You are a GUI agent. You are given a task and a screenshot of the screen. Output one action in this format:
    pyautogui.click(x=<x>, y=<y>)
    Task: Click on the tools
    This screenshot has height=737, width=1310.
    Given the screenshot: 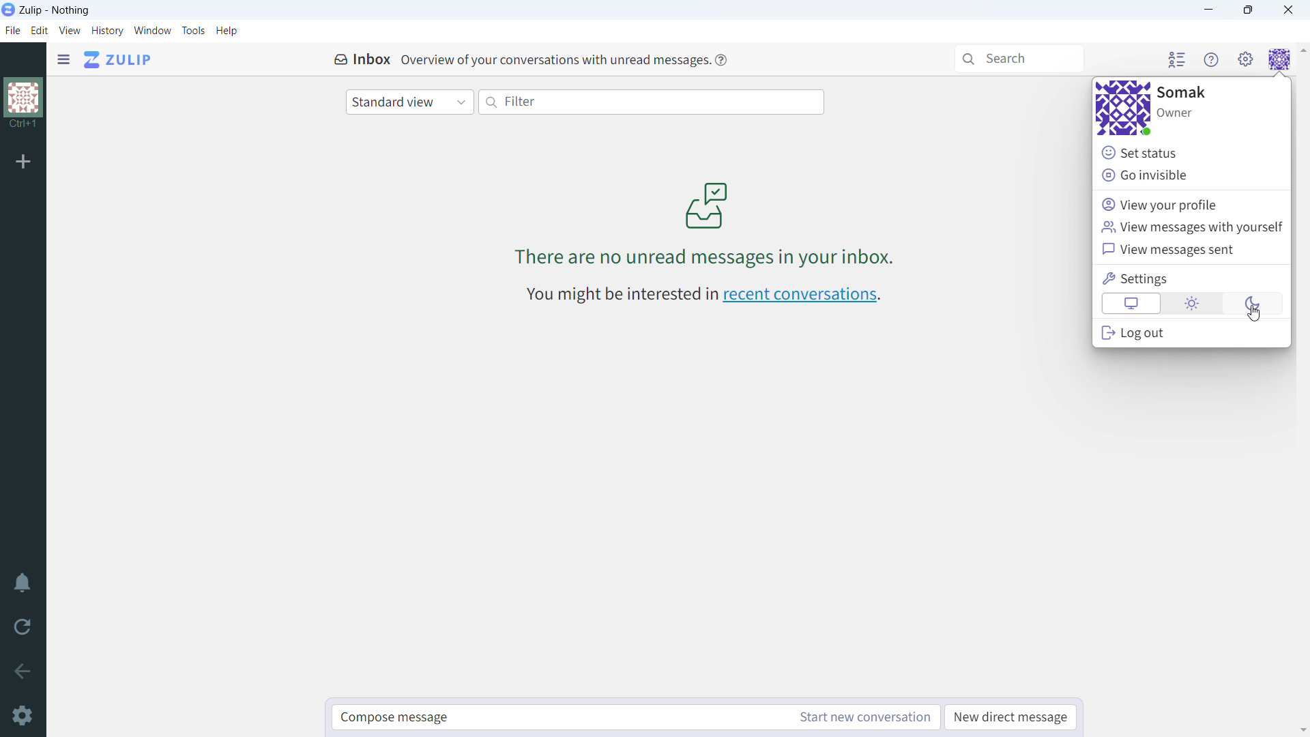 What is the action you would take?
    pyautogui.click(x=194, y=31)
    